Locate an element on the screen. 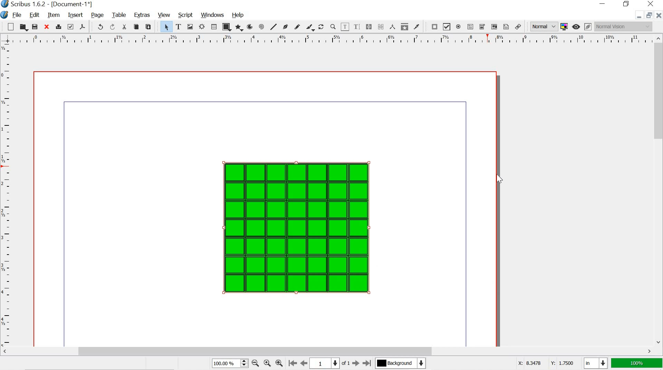 This screenshot has width=663, height=370. zoom in is located at coordinates (279, 363).